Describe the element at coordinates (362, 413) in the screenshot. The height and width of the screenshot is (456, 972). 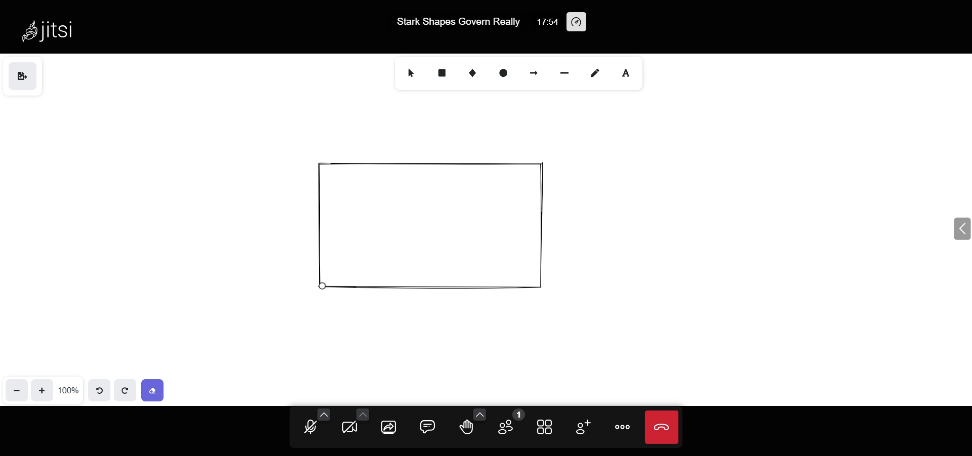
I see `more camera setting` at that location.